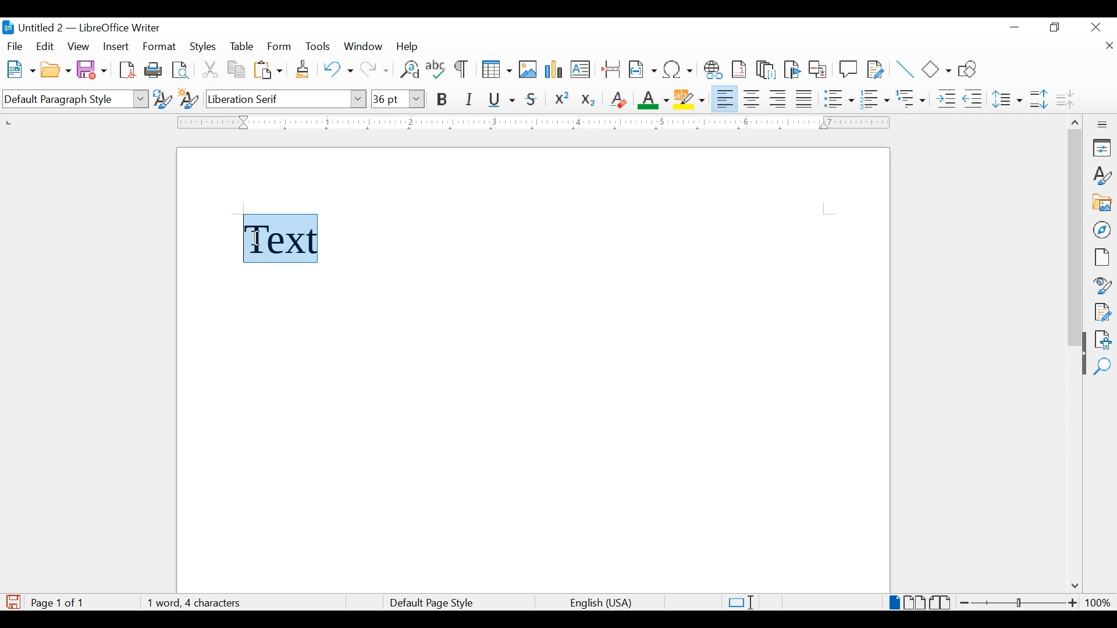 This screenshot has width=1117, height=628. What do you see at coordinates (1098, 602) in the screenshot?
I see `zoom level` at bounding box center [1098, 602].